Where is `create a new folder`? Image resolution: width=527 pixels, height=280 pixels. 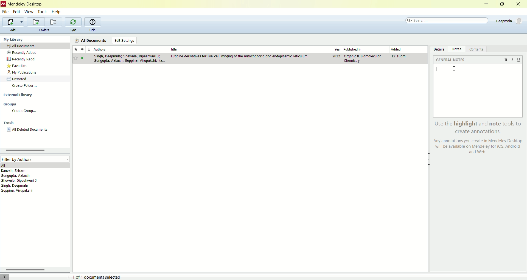
create a new folder is located at coordinates (35, 21).